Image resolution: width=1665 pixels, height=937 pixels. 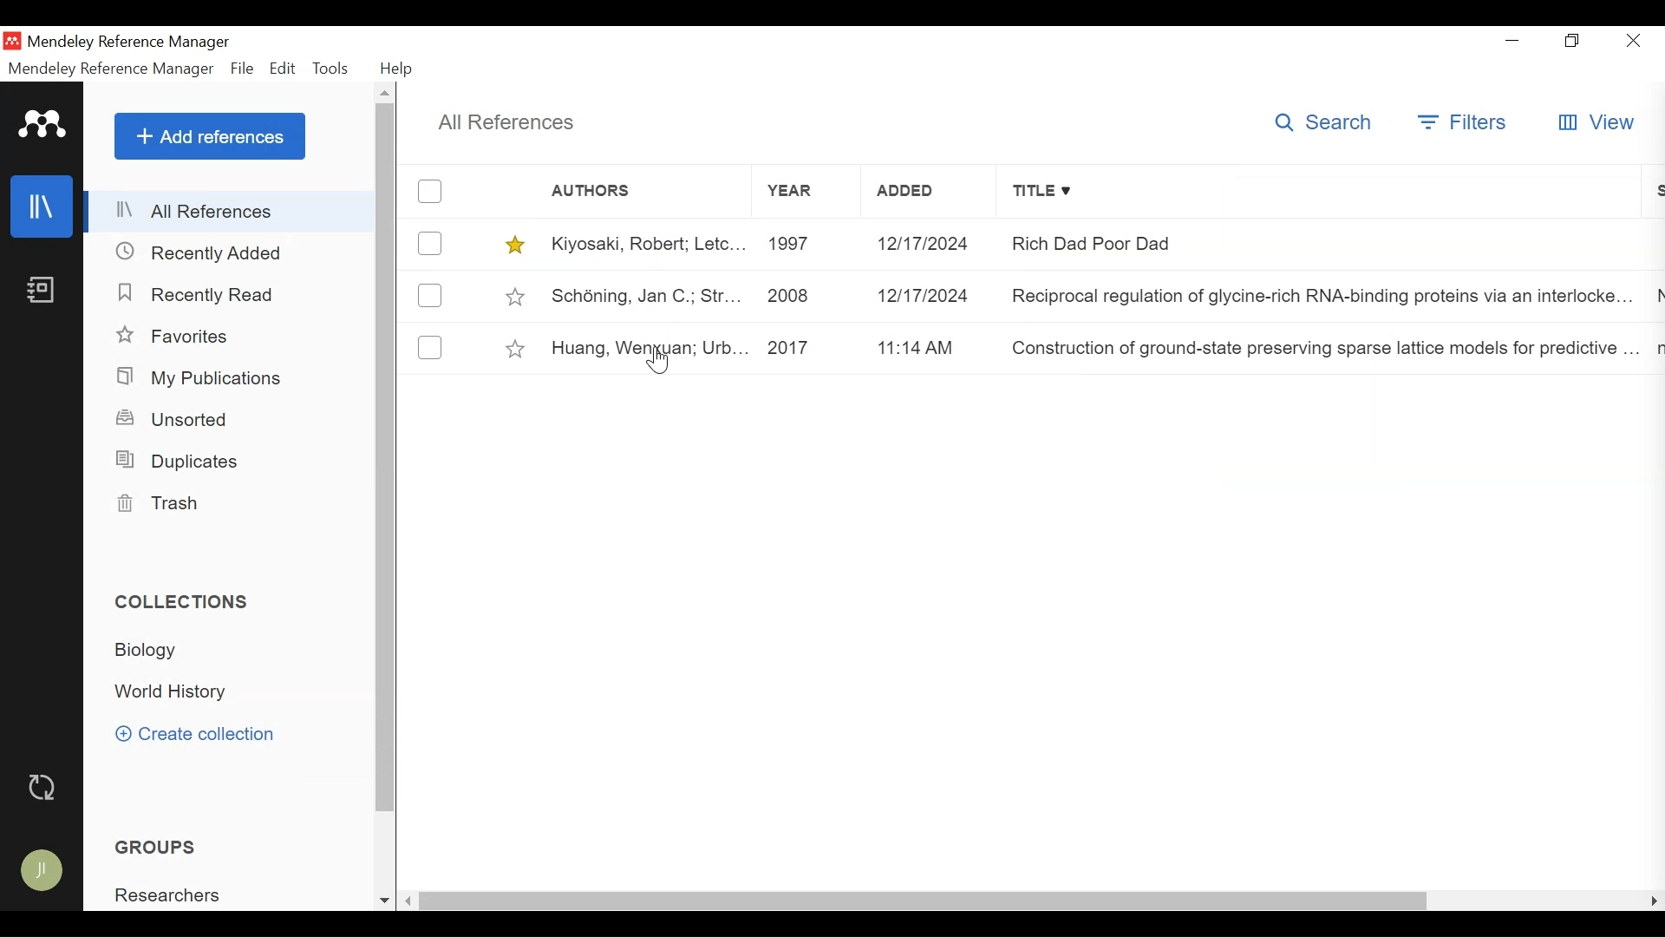 I want to click on Add Reference, so click(x=211, y=136).